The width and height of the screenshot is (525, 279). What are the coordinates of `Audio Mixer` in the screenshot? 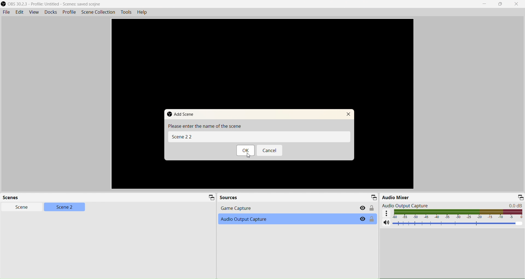 It's located at (396, 197).